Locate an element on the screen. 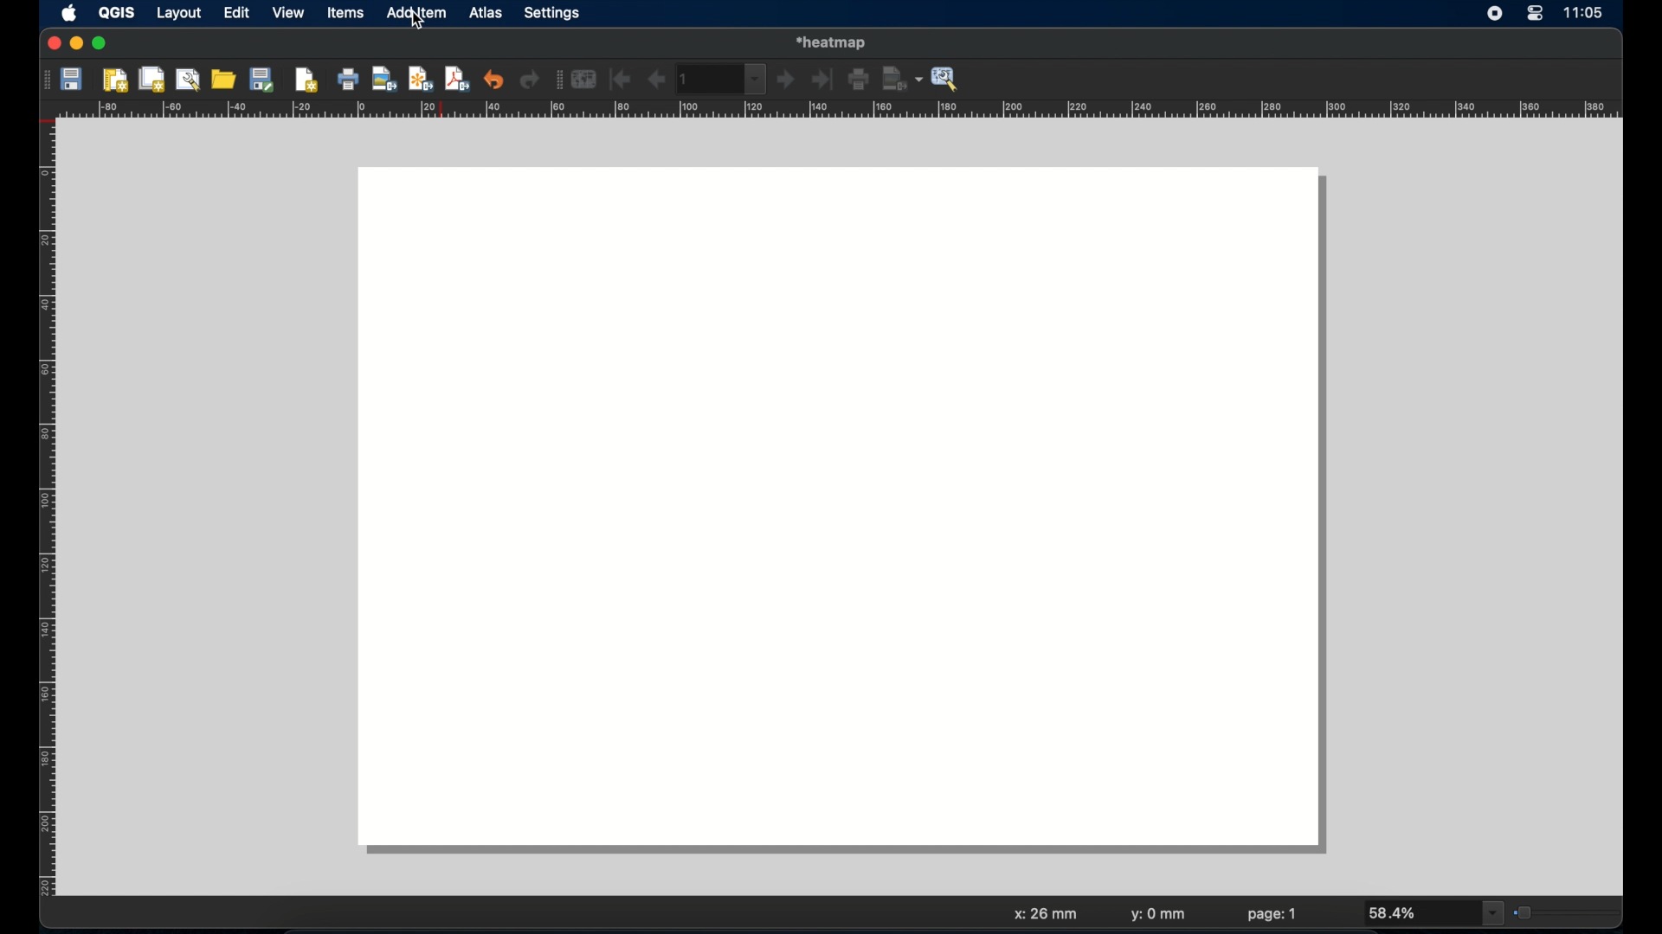 Image resolution: width=1662 pixels, height=934 pixels. y: 0mm is located at coordinates (1159, 916).